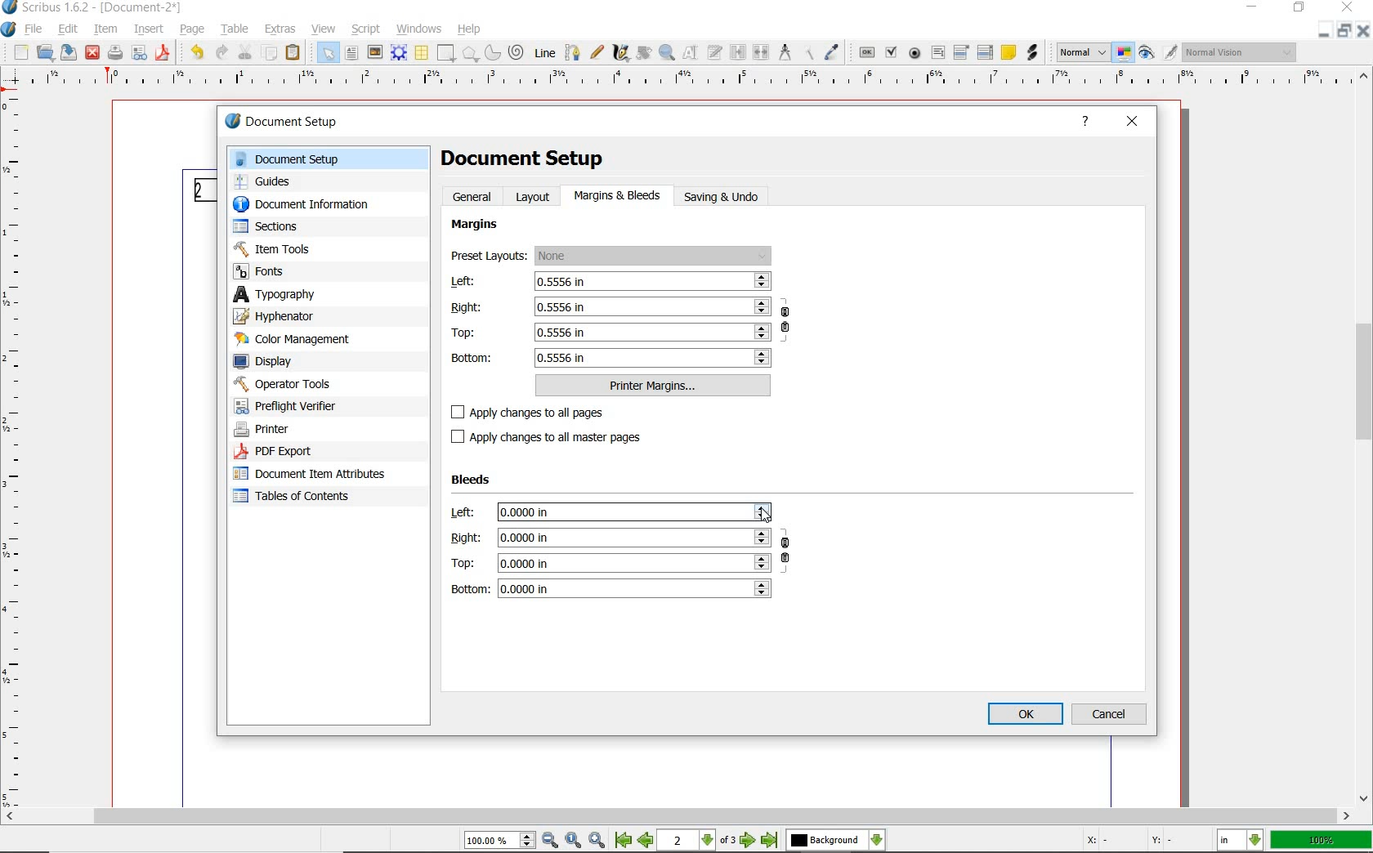  What do you see at coordinates (1033, 53) in the screenshot?
I see `link annotation` at bounding box center [1033, 53].